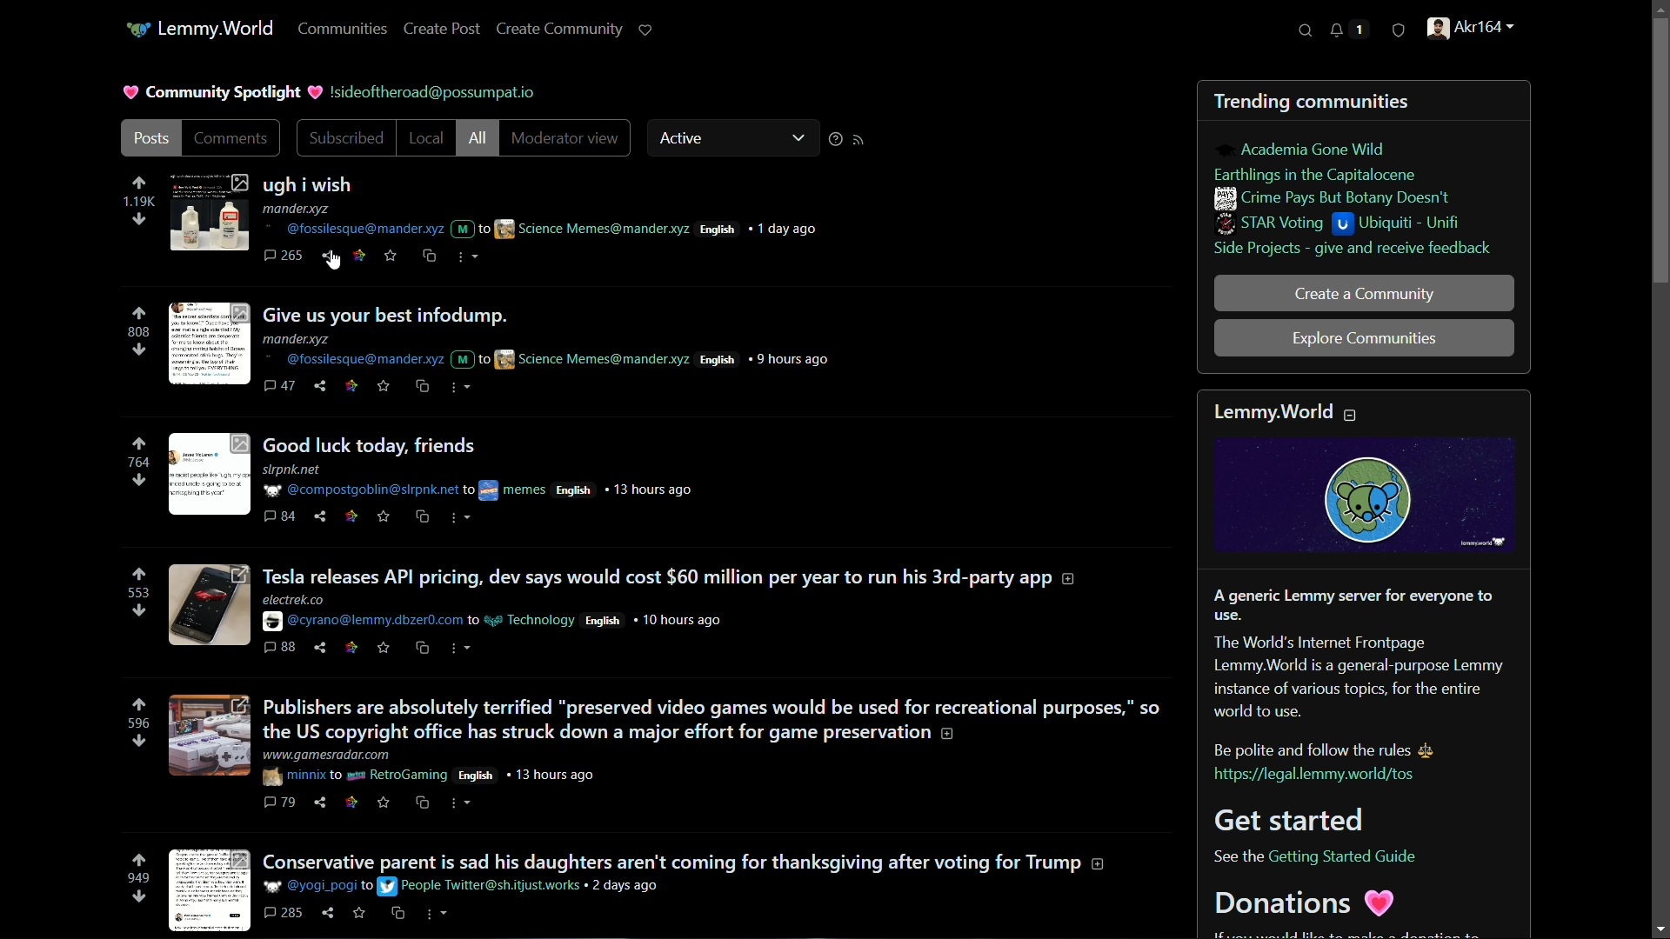 Image resolution: width=1670 pixels, height=939 pixels. Describe the element at coordinates (405, 316) in the screenshot. I see `give us your best infodump.` at that location.